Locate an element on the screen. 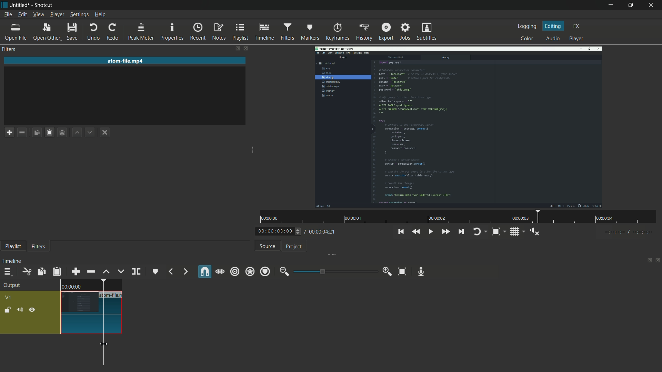  paste is located at coordinates (57, 271).